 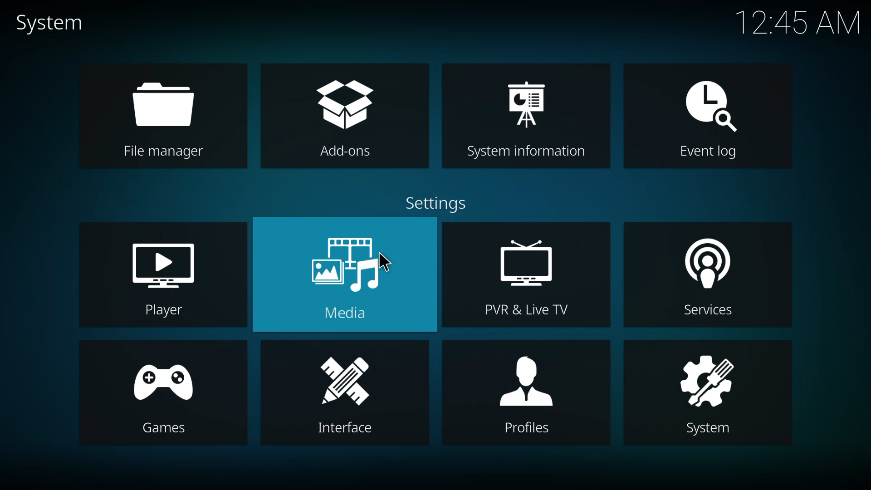 I want to click on add-ons, so click(x=346, y=117).